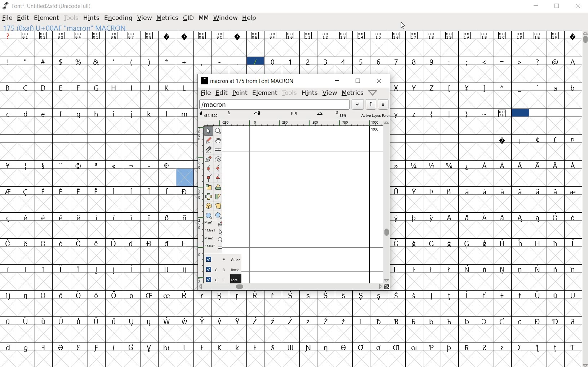 The height and width of the screenshot is (367, 588). What do you see at coordinates (27, 166) in the screenshot?
I see `Symbol` at bounding box center [27, 166].